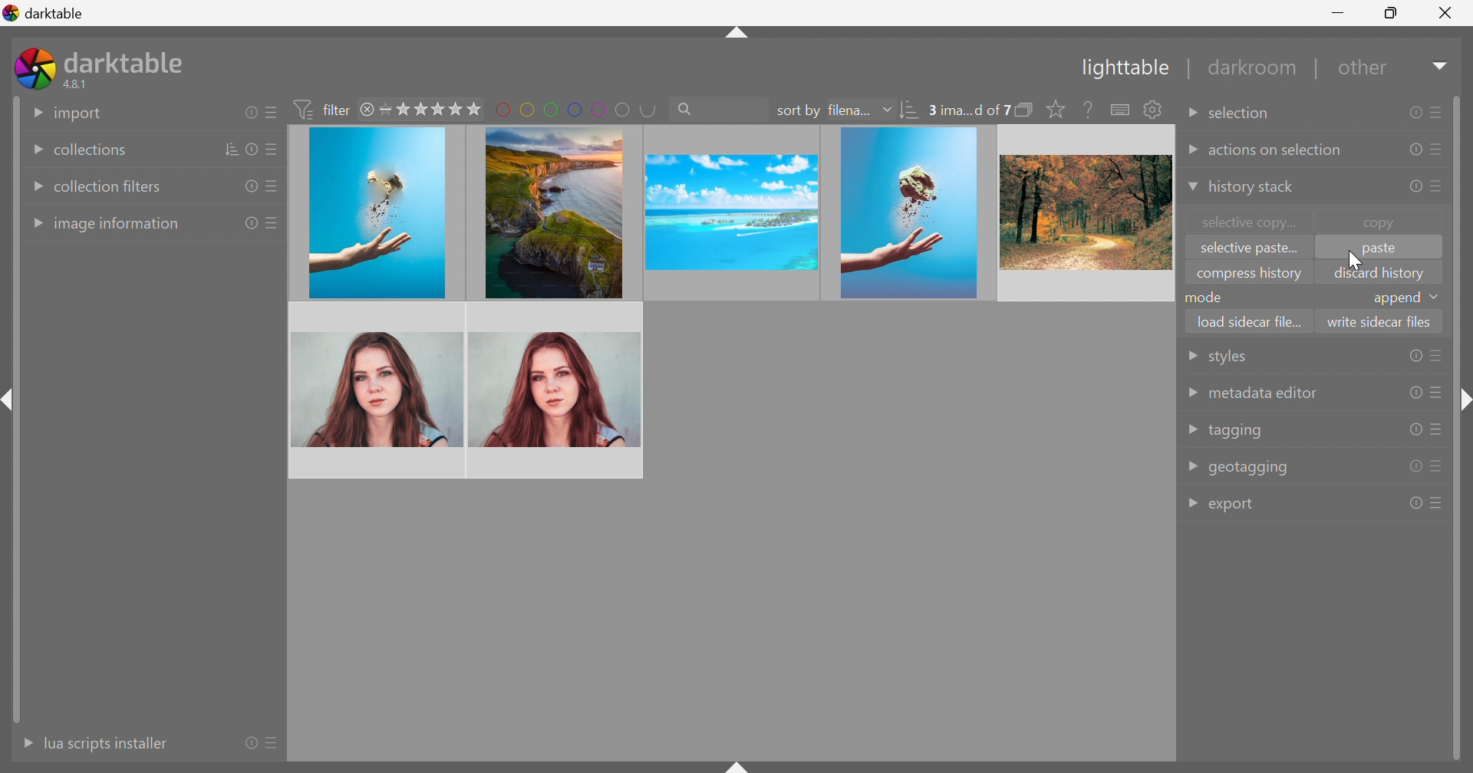  What do you see at coordinates (1152, 109) in the screenshot?
I see `show global preference` at bounding box center [1152, 109].